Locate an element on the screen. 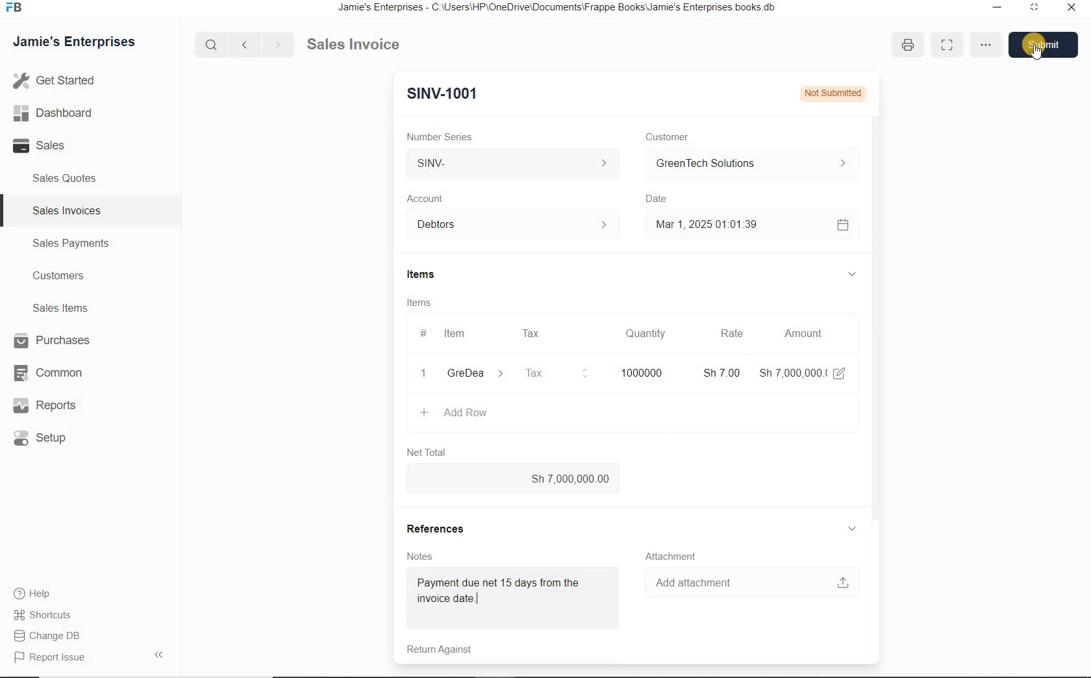  Sales Invoices is located at coordinates (65, 210).